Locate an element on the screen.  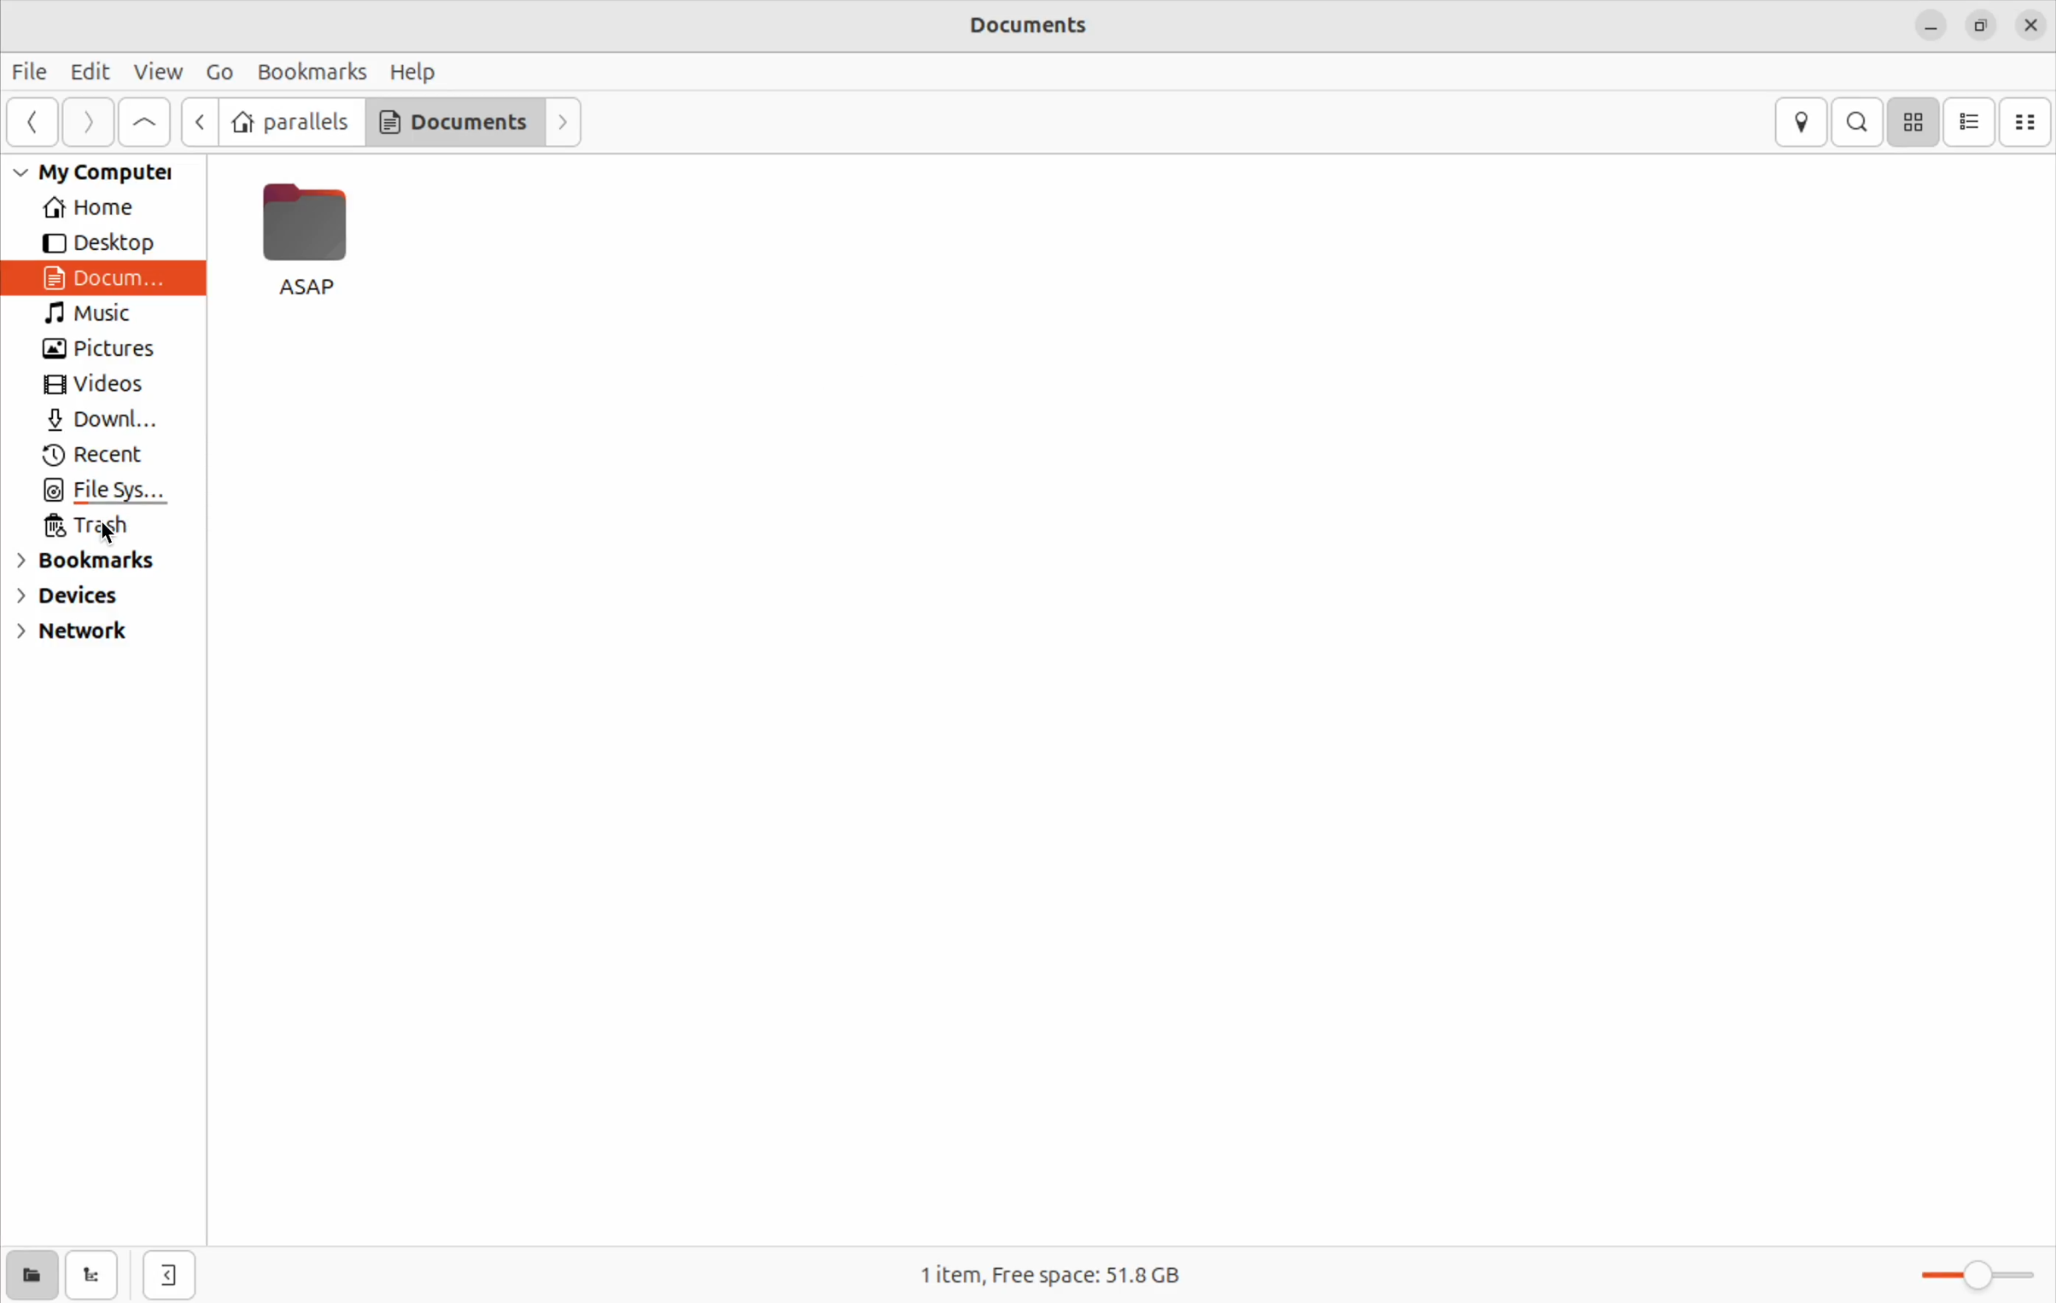
show tree view is located at coordinates (96, 1273).